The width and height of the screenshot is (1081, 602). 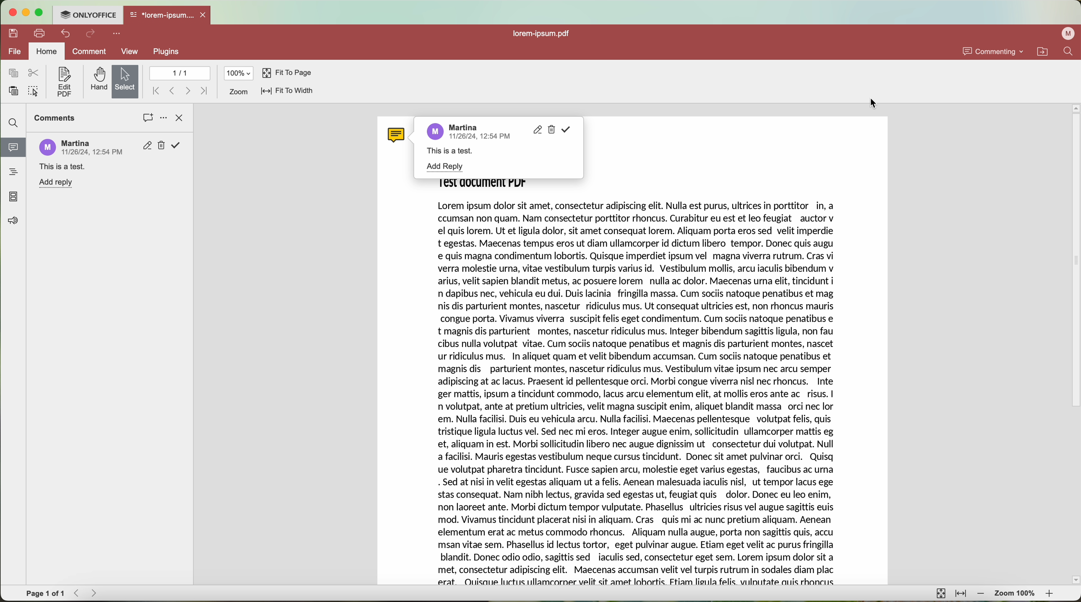 What do you see at coordinates (164, 146) in the screenshot?
I see `remove` at bounding box center [164, 146].